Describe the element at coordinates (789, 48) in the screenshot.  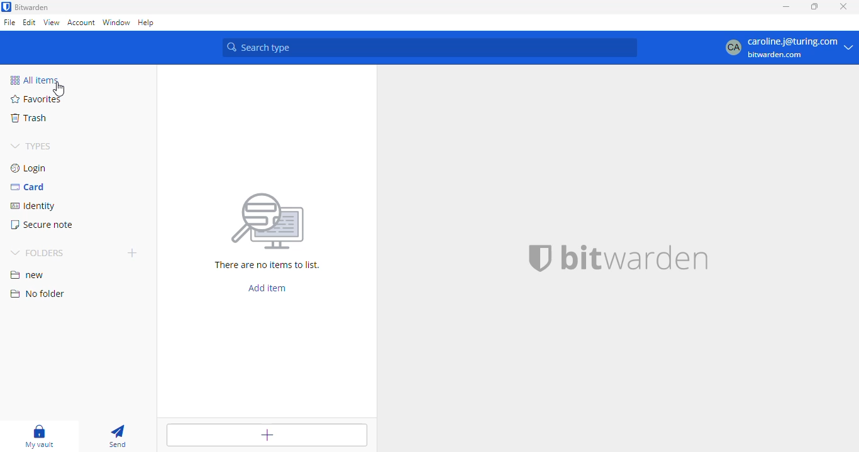
I see `CA caroline.j@turing.com     bitwarden.com` at that location.